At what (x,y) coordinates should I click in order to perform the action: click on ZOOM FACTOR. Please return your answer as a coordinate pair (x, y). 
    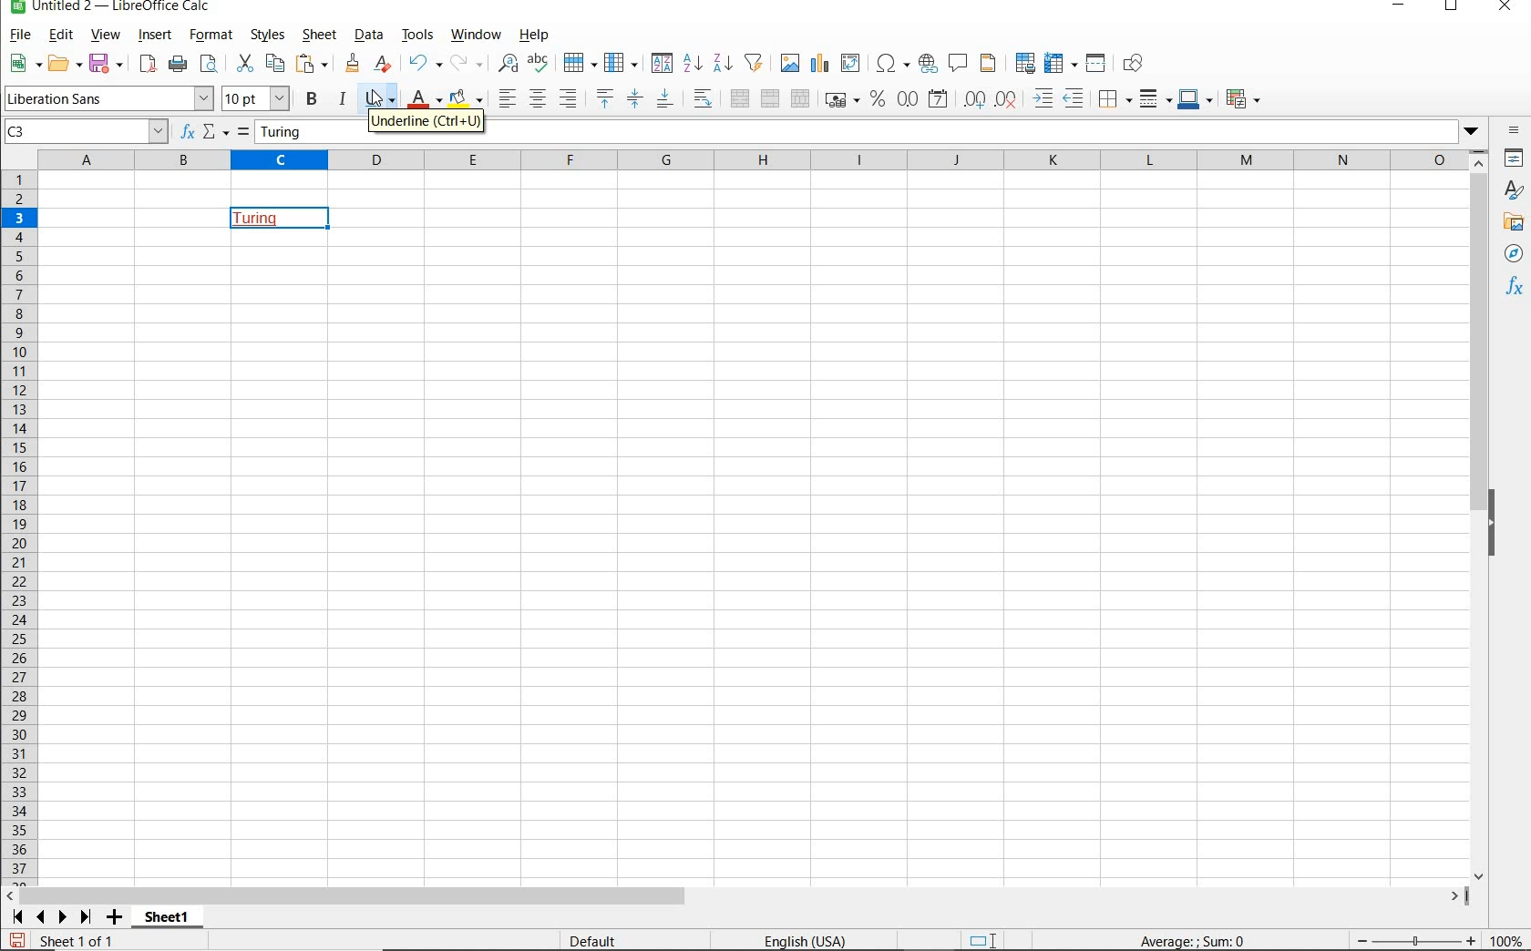
    Looking at the image, I should click on (1509, 938).